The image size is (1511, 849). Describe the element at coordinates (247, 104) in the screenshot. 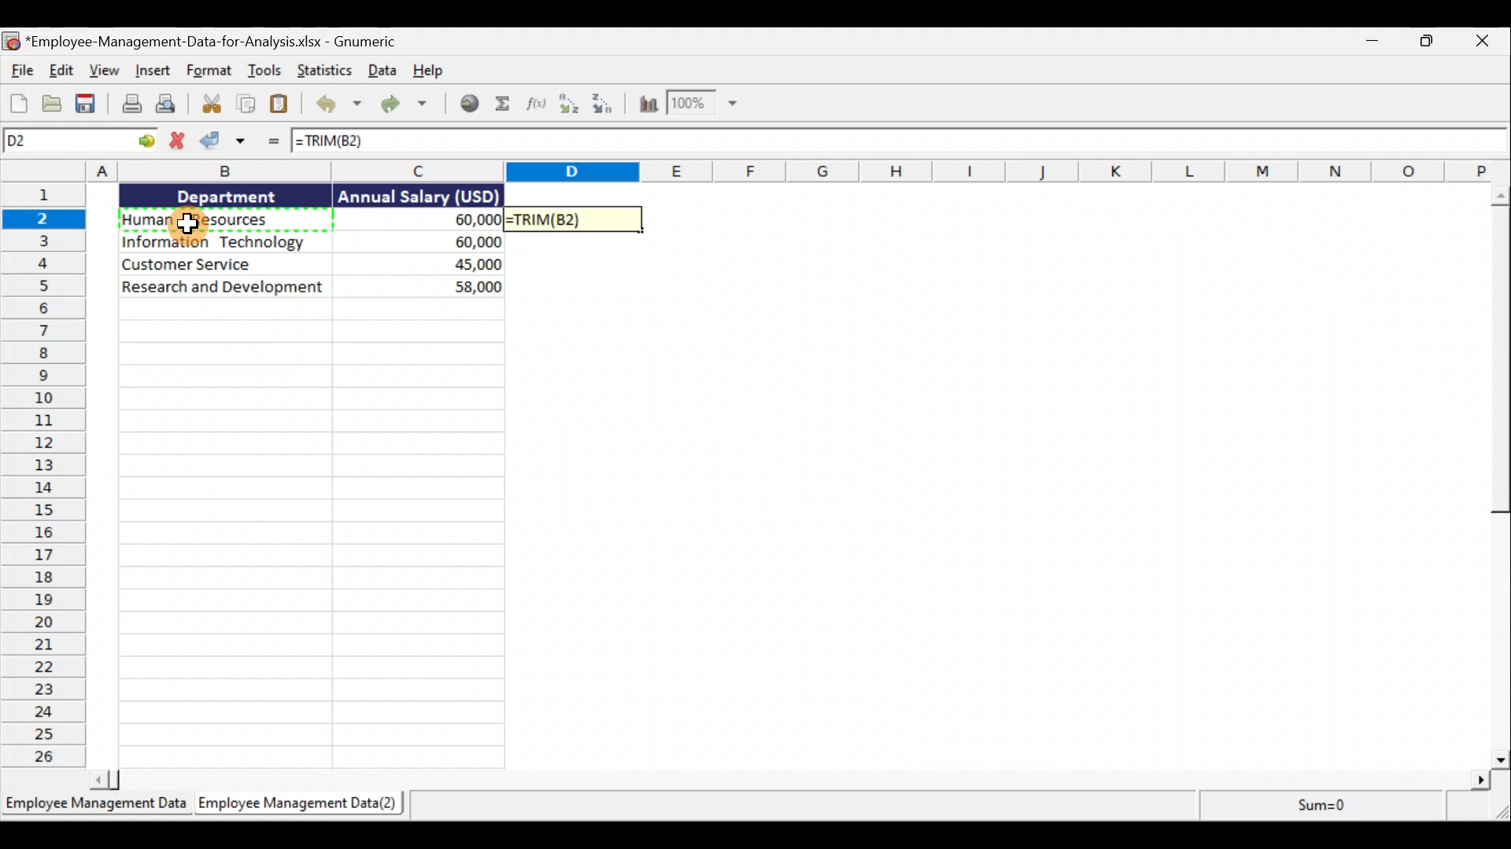

I see `Copy the selection` at that location.